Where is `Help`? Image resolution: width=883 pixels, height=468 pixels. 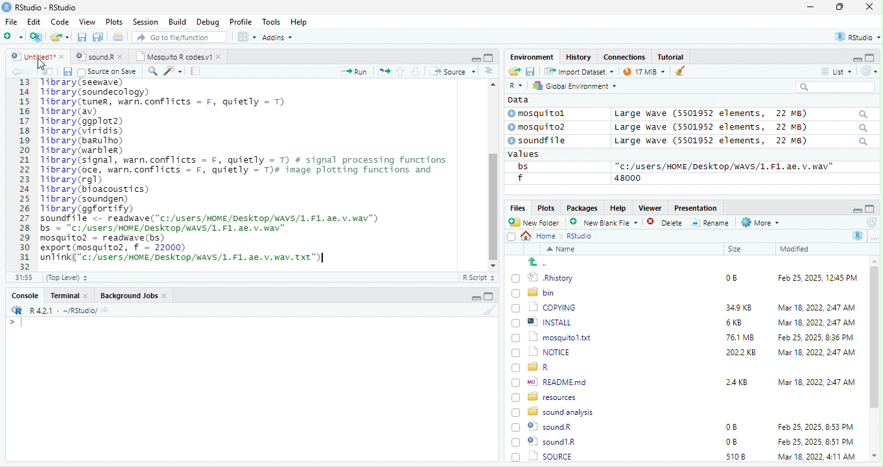
Help is located at coordinates (300, 23).